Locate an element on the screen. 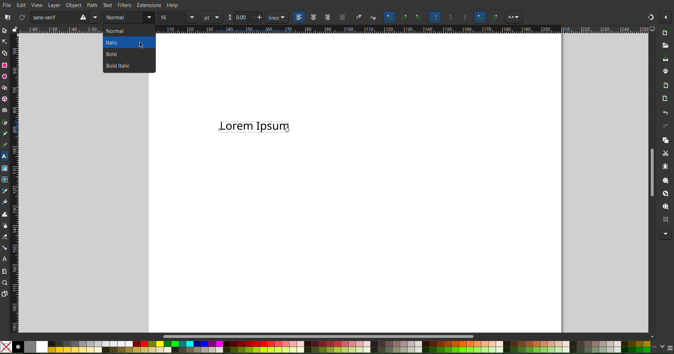 Image resolution: width=674 pixels, height=354 pixels. Super script is located at coordinates (358, 17).